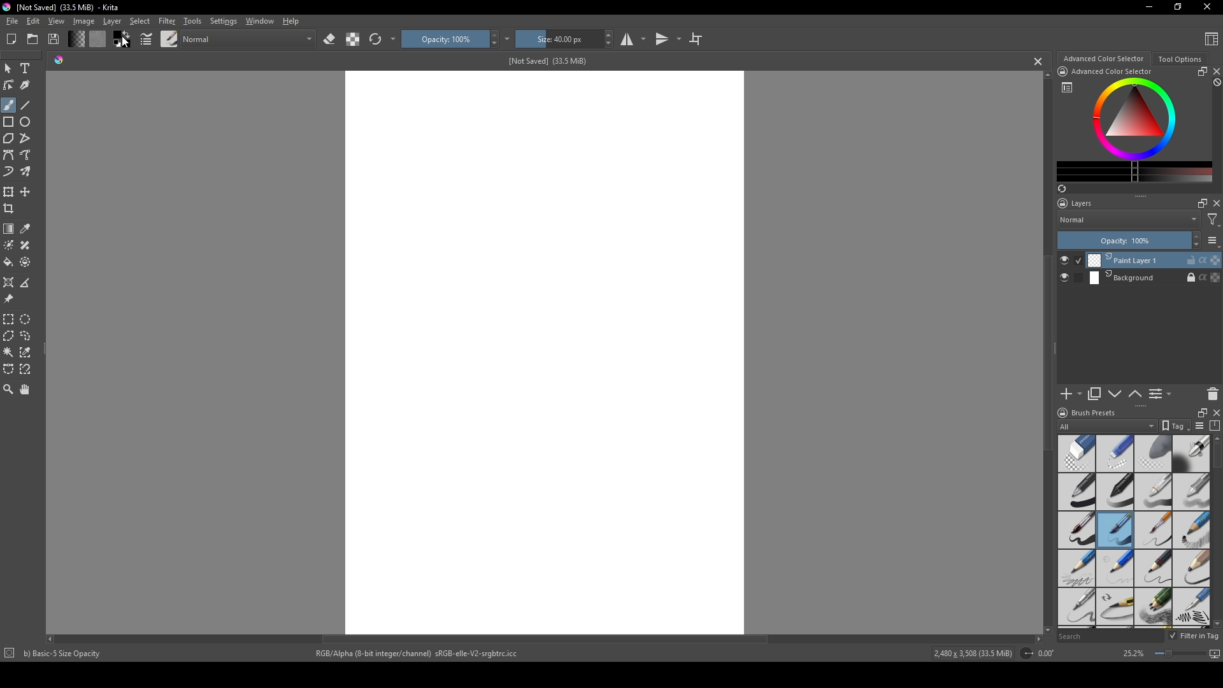 This screenshot has height=688, width=1223. Describe the element at coordinates (1133, 654) in the screenshot. I see `25.2%` at that location.